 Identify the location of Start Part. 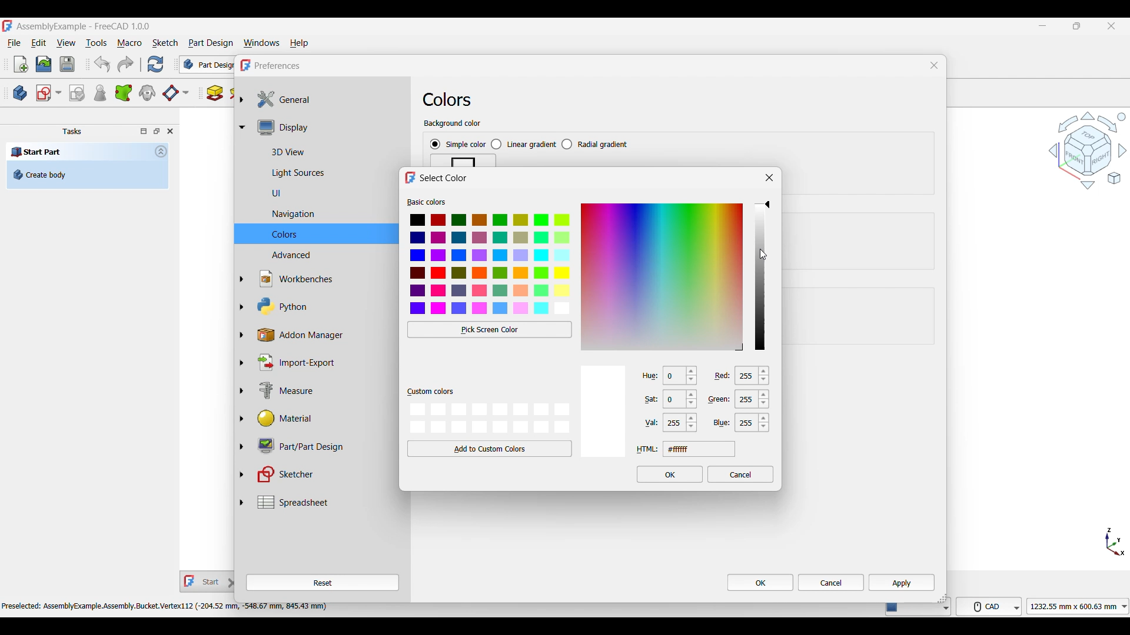
(36, 151).